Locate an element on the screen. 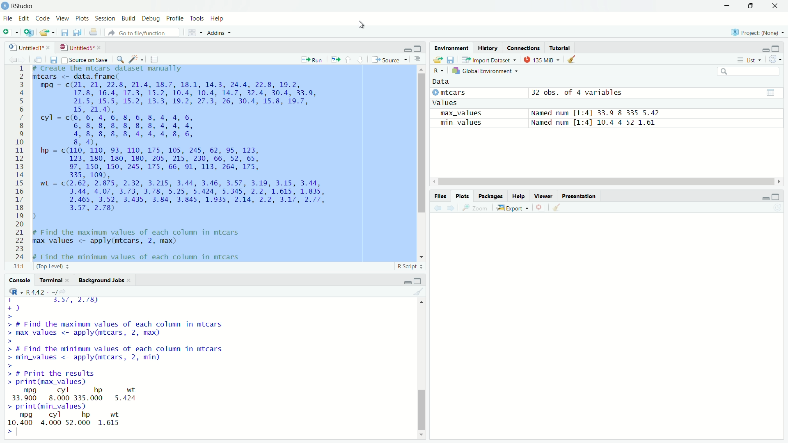  Plots is located at coordinates (82, 18).